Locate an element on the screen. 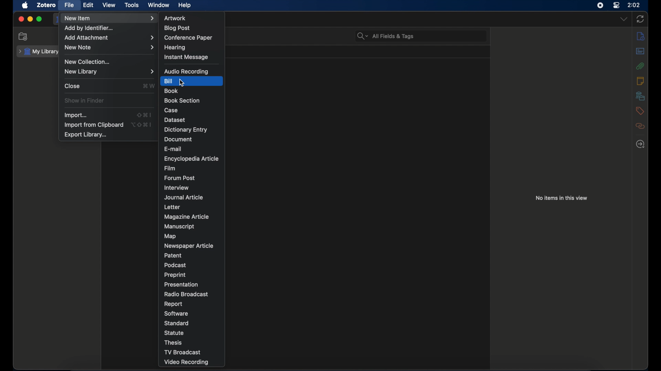  document is located at coordinates (178, 139).